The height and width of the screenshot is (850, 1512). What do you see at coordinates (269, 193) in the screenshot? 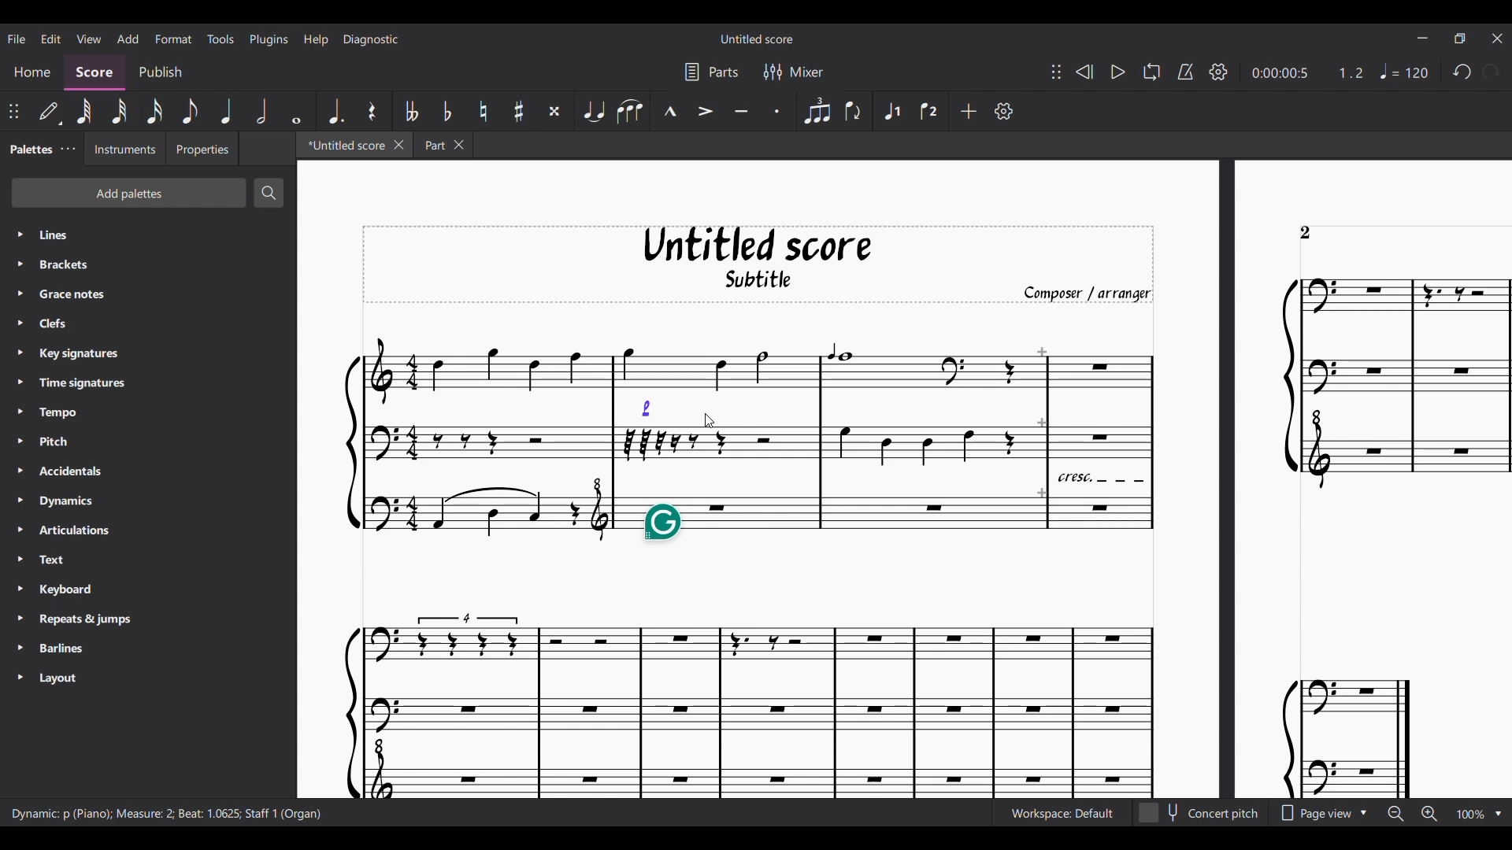
I see `Search palette` at bounding box center [269, 193].